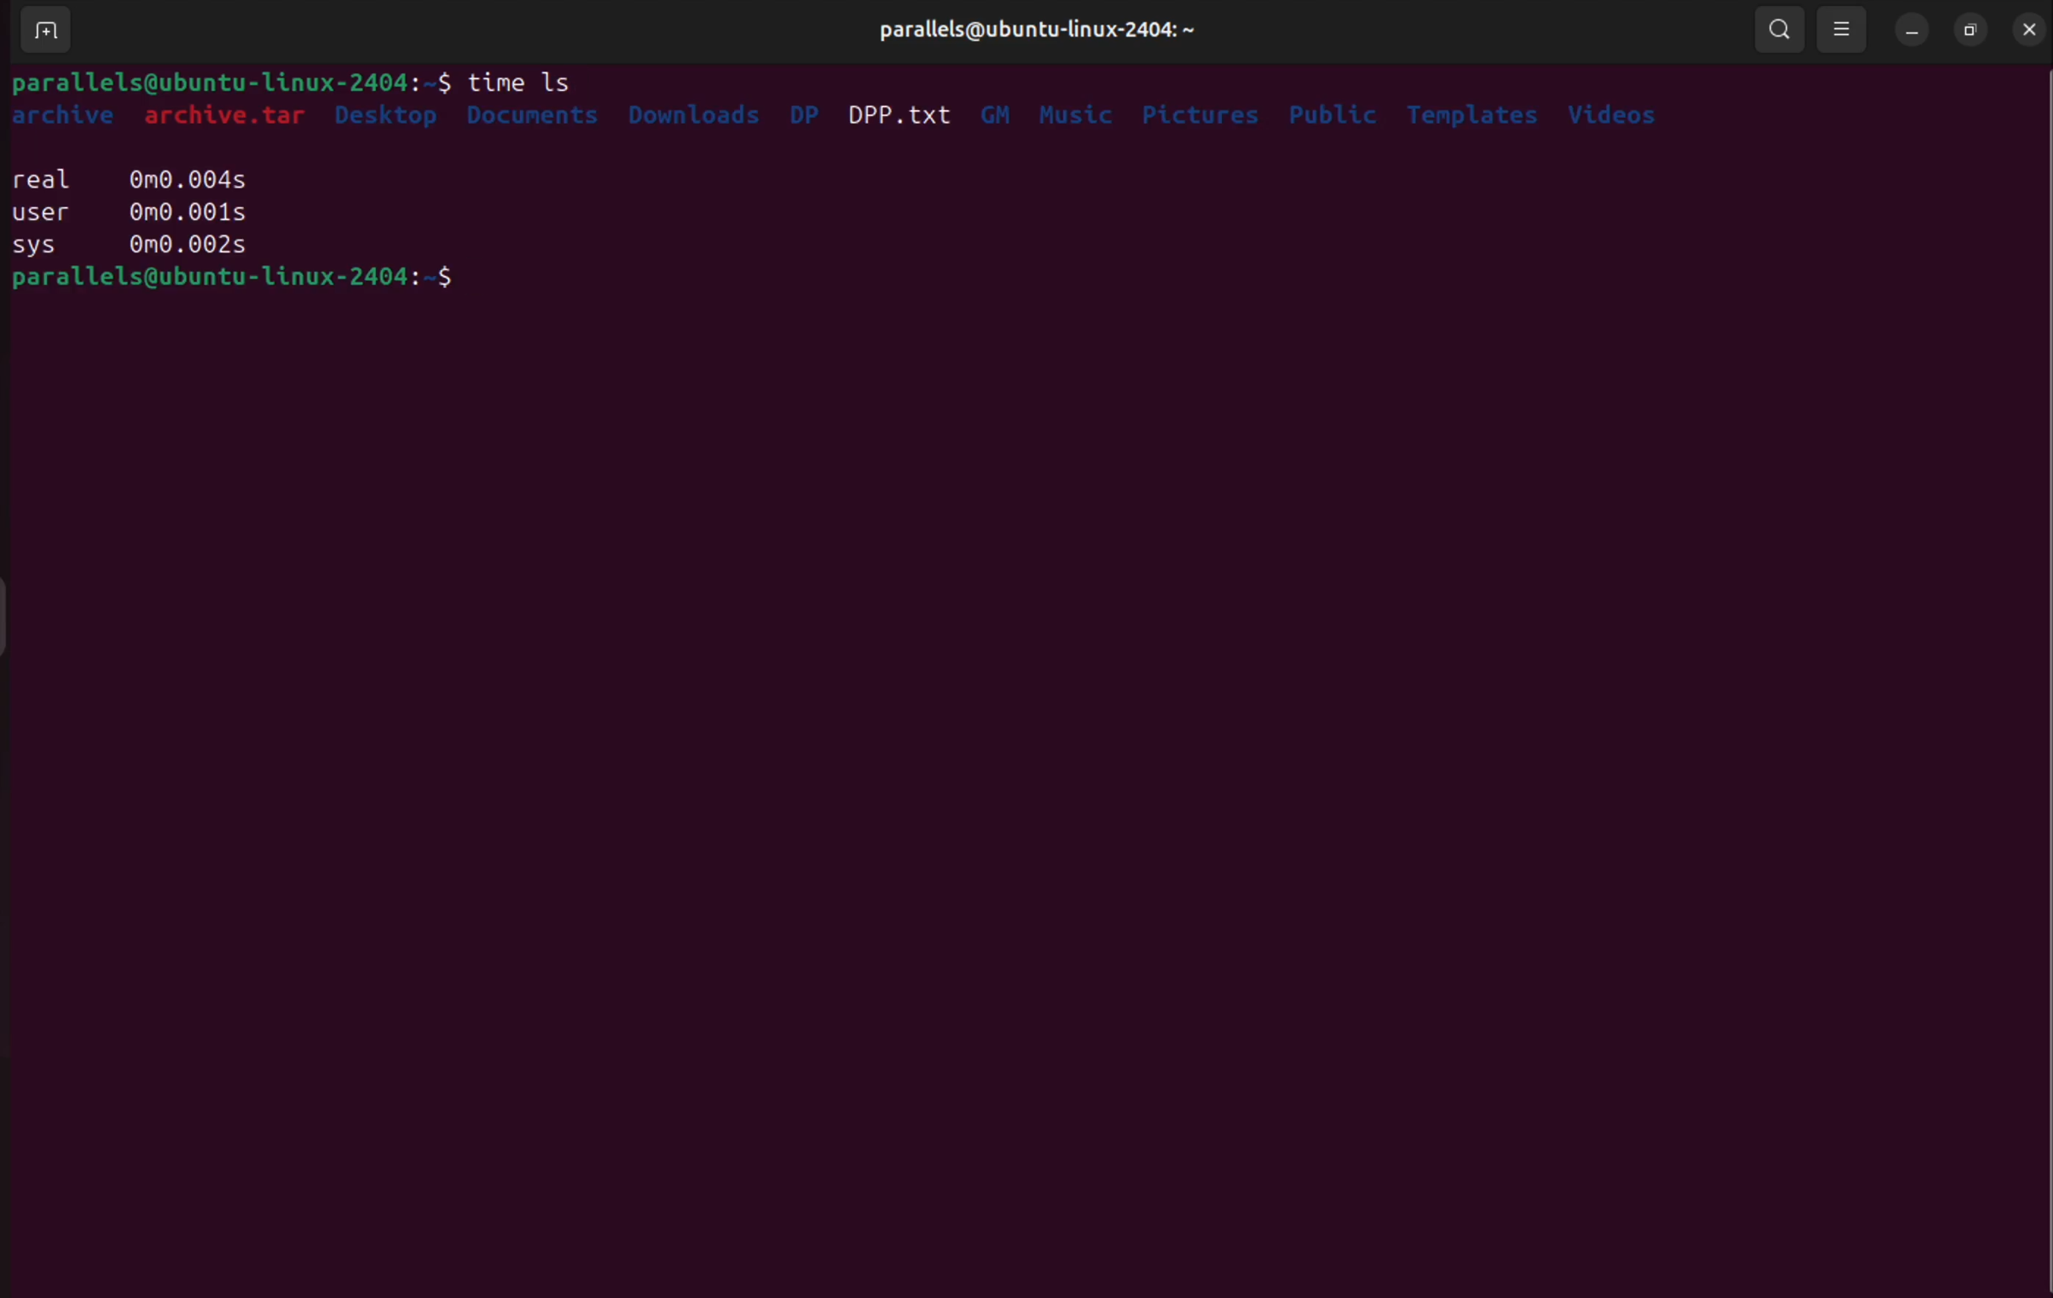 This screenshot has height=1298, width=2053. Describe the element at coordinates (1036, 31) in the screenshot. I see `parallels@ubuntu-linux-2404: ~` at that location.